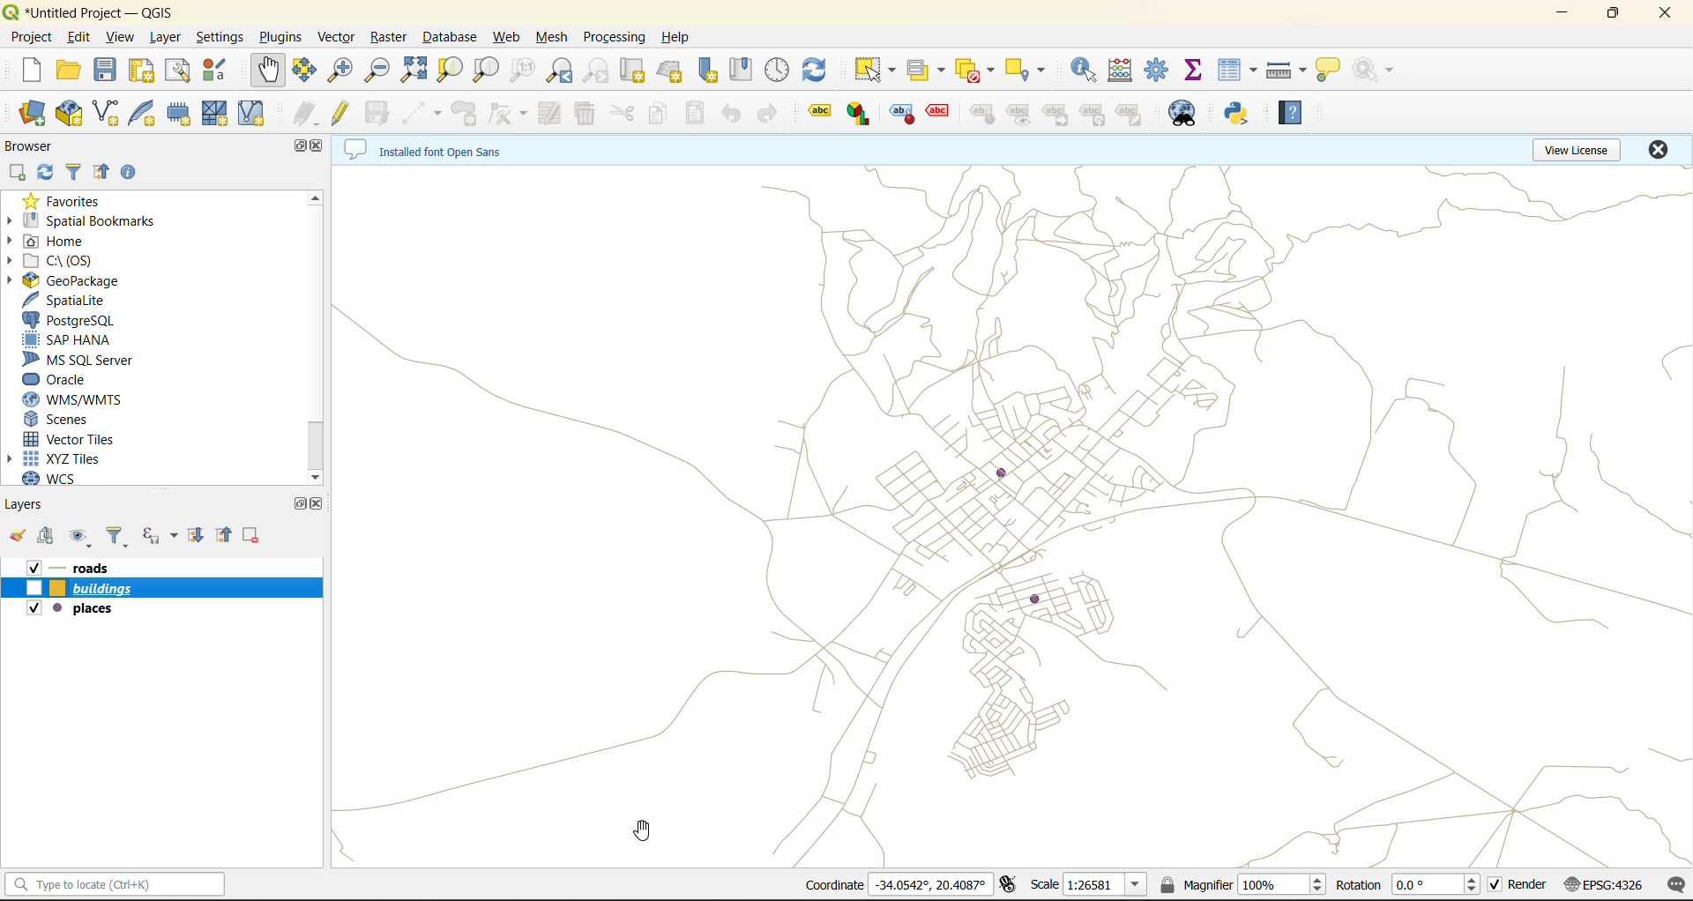 The height and width of the screenshot is (901, 1693). Describe the element at coordinates (70, 242) in the screenshot. I see `home` at that location.